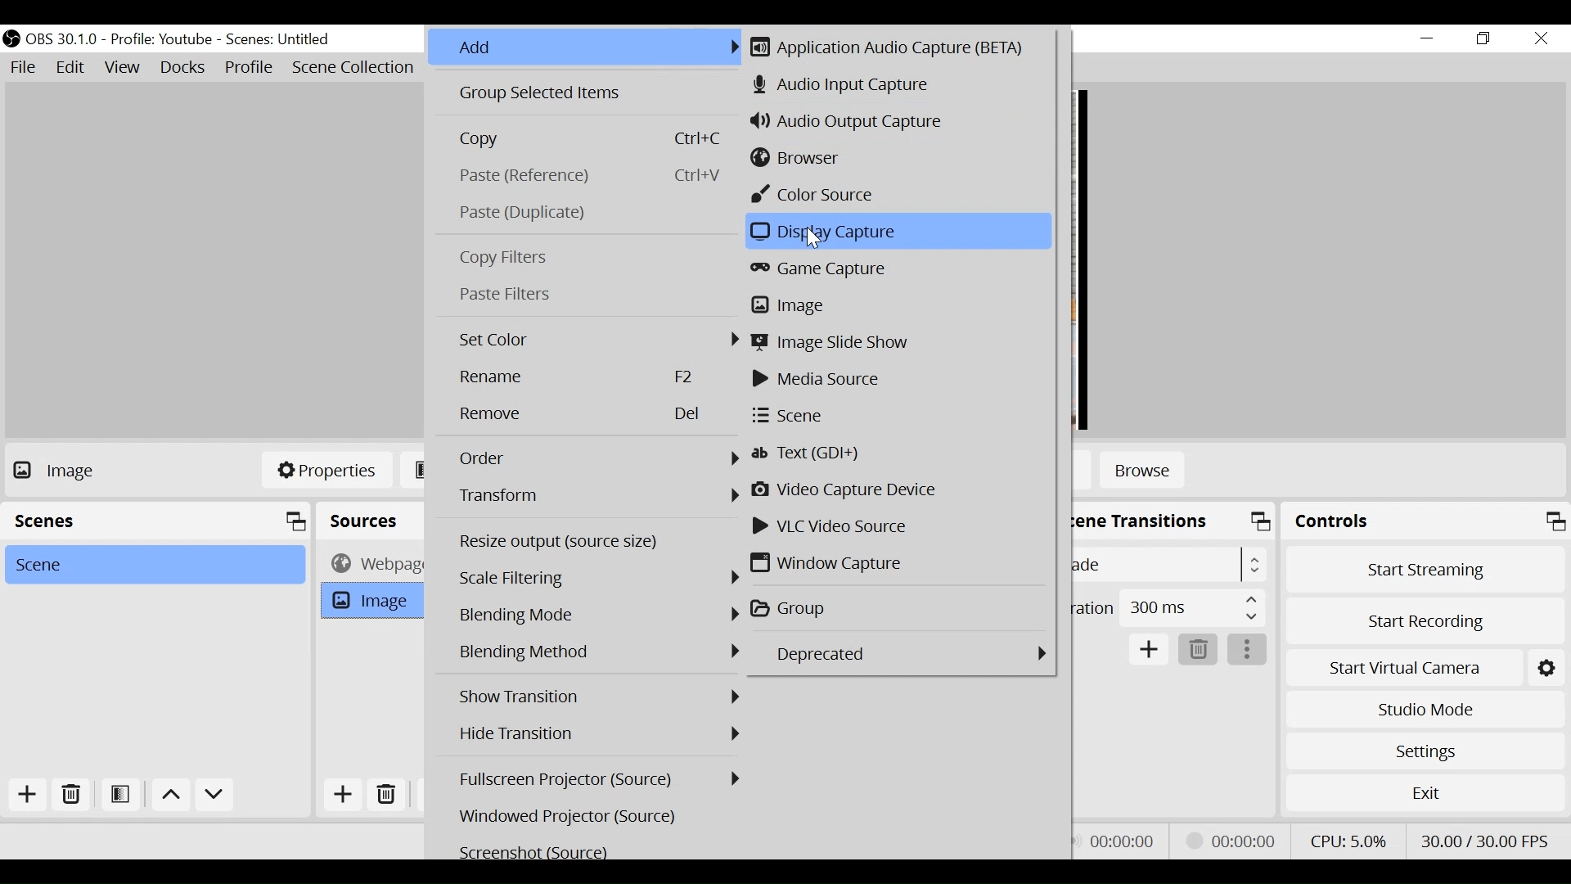  Describe the element at coordinates (70, 796) in the screenshot. I see `Delete` at that location.